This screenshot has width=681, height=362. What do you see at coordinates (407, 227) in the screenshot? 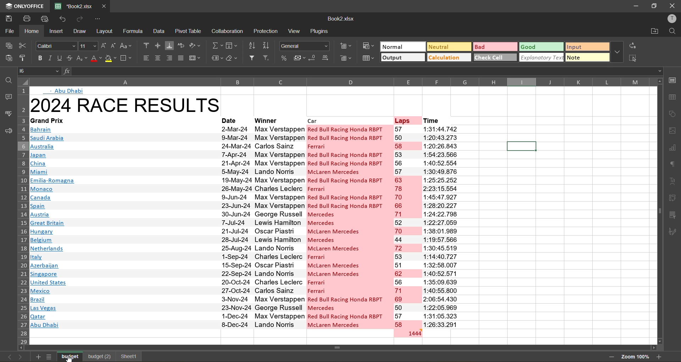
I see `laps` at bounding box center [407, 227].